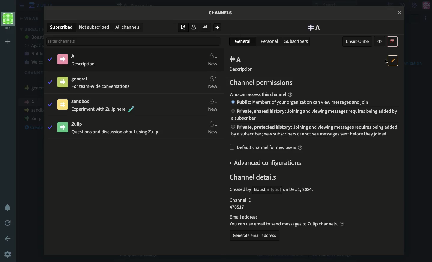 Image resolution: width=432 pixels, height=262 pixels. I want to click on help, so click(290, 94).